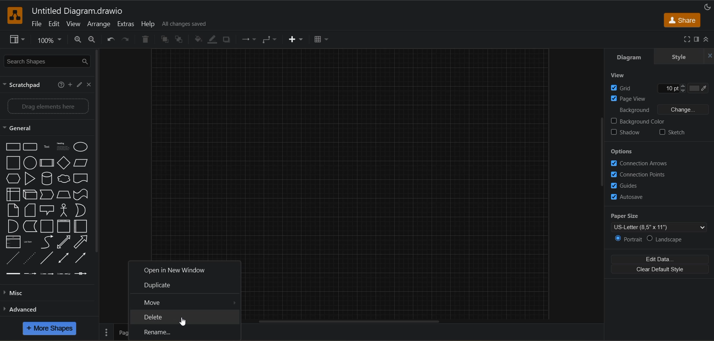 This screenshot has width=714, height=341. What do you see at coordinates (122, 332) in the screenshot?
I see `page 1` at bounding box center [122, 332].